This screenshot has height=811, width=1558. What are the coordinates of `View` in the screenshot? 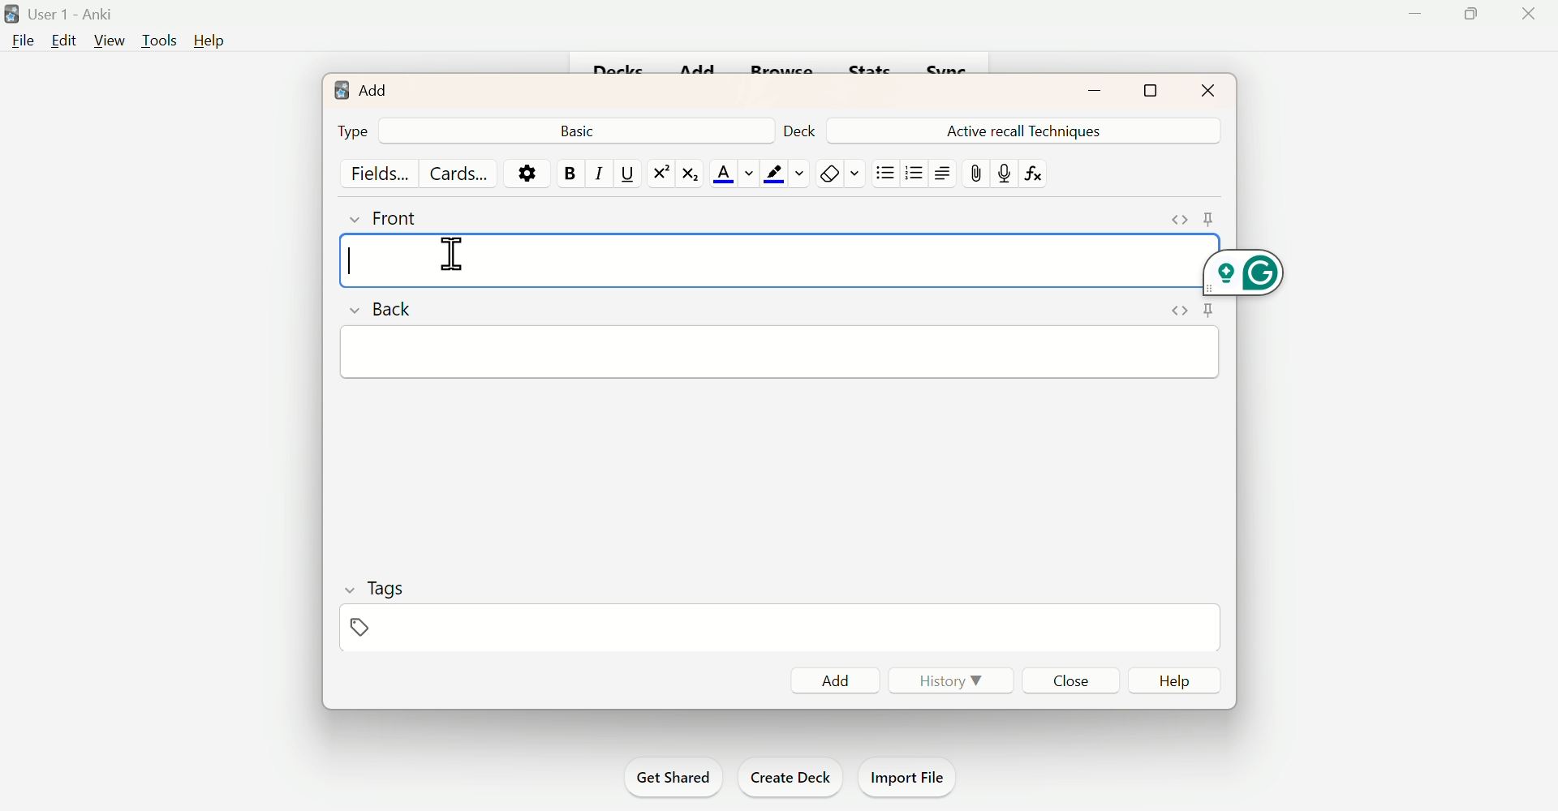 It's located at (105, 41).